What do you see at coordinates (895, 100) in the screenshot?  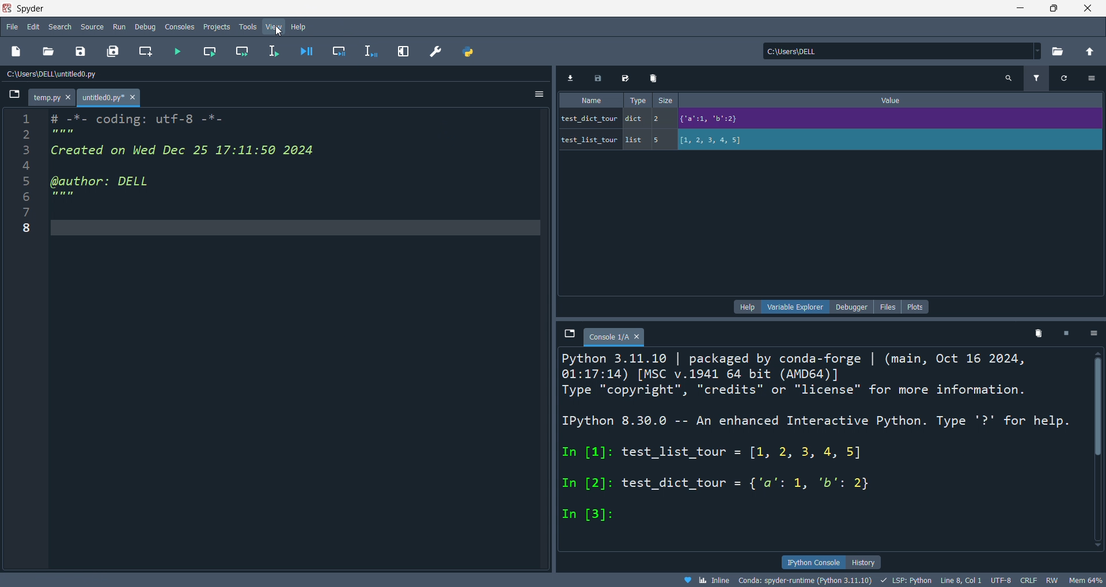 I see `value` at bounding box center [895, 100].